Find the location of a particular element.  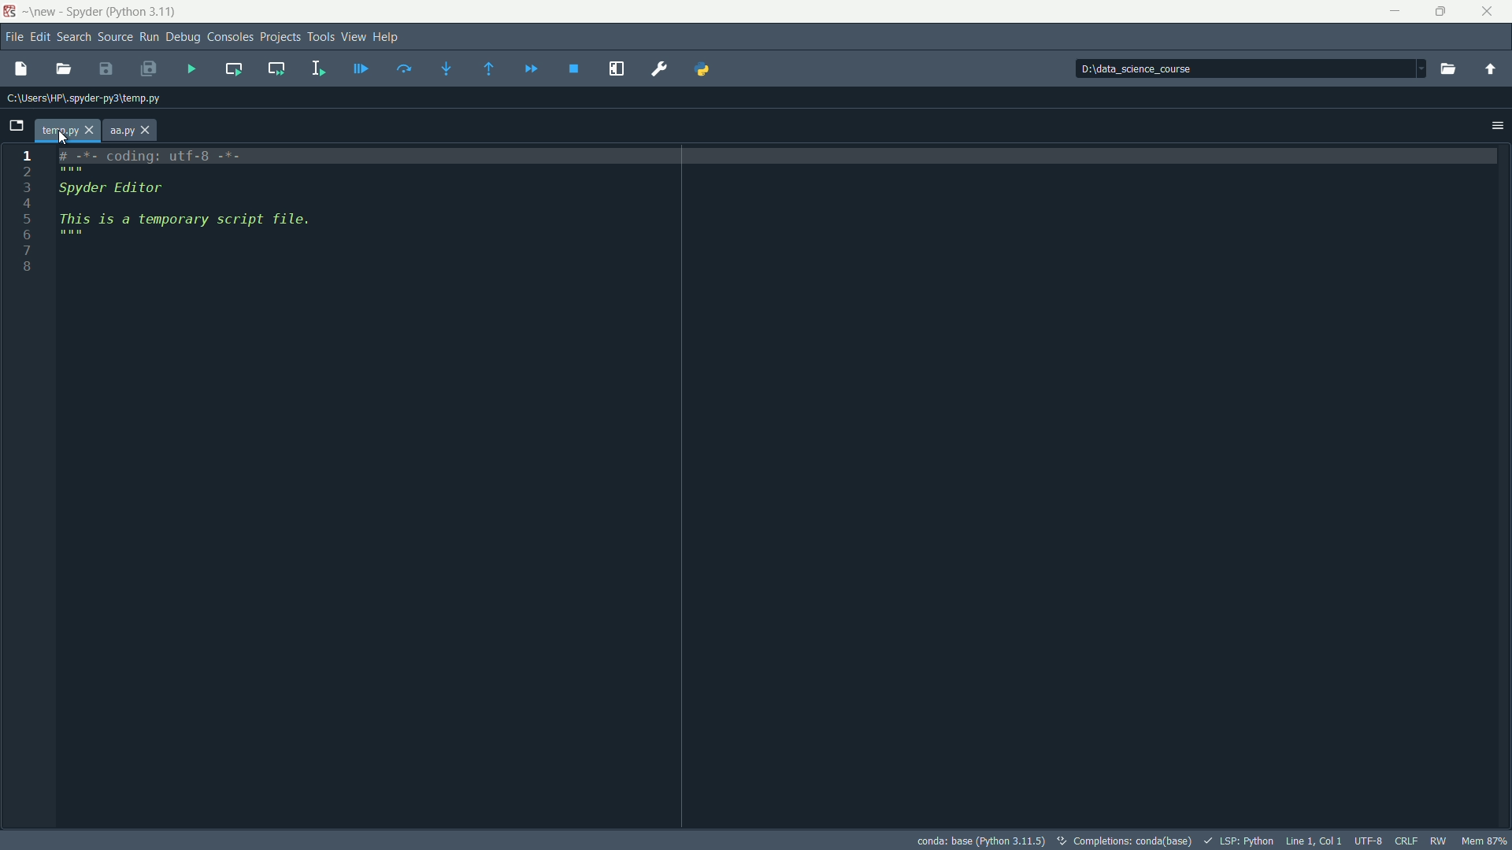

options is located at coordinates (1495, 125).